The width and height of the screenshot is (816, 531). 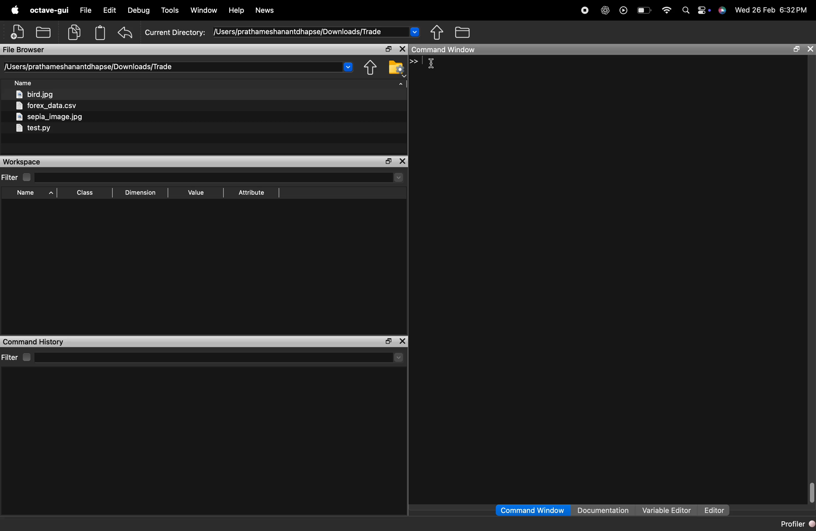 I want to click on attribute , so click(x=253, y=193).